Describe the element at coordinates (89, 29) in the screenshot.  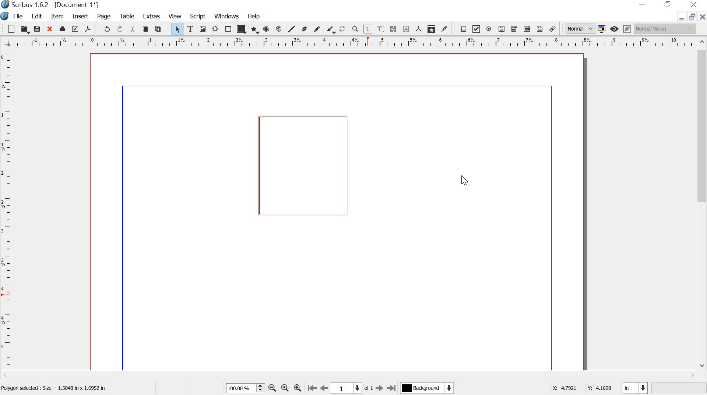
I see `save as pdf` at that location.